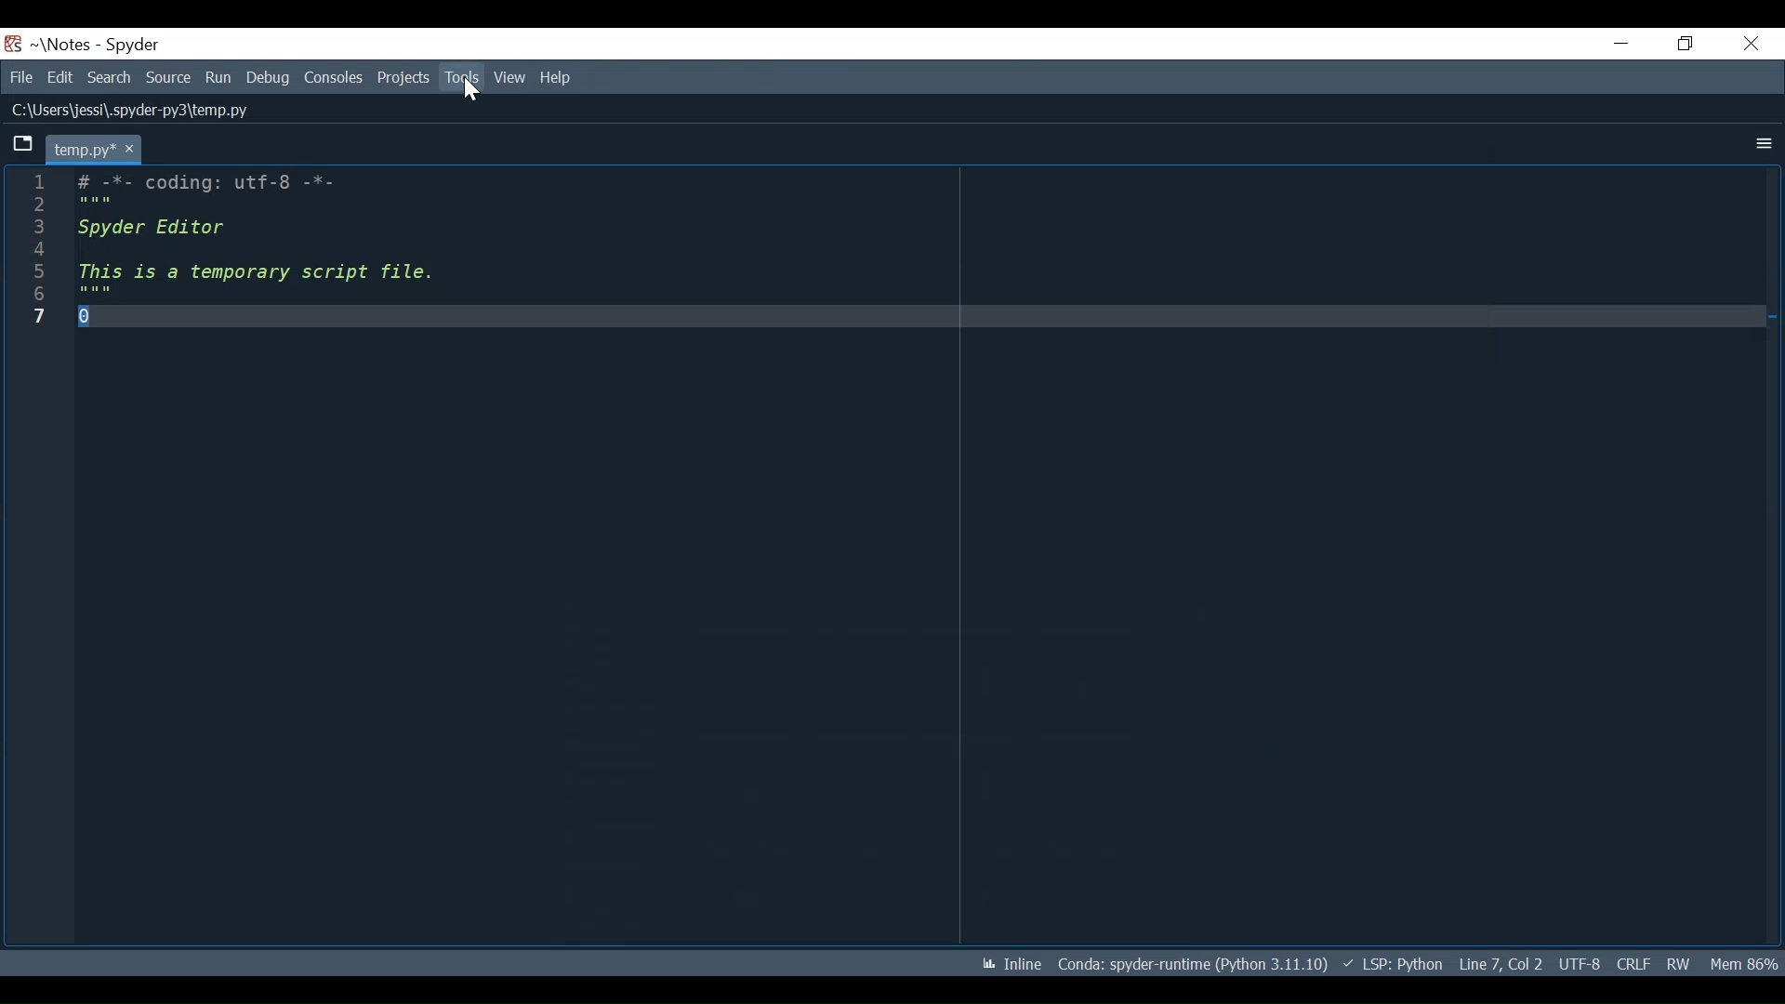 This screenshot has height=1004, width=1785. What do you see at coordinates (20, 144) in the screenshot?
I see `Browse Tab` at bounding box center [20, 144].